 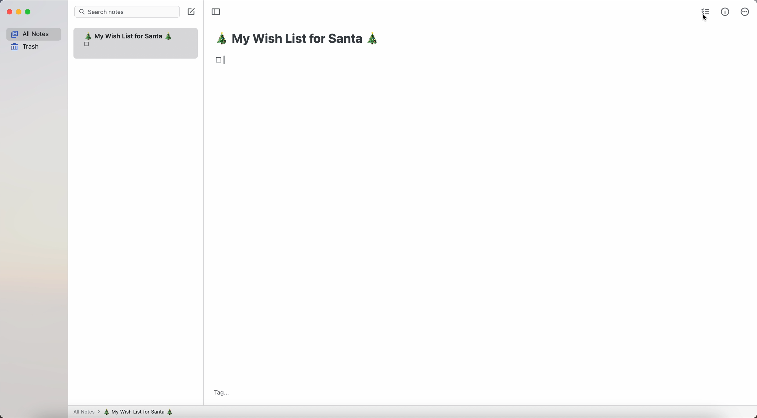 I want to click on metrics, so click(x=725, y=11).